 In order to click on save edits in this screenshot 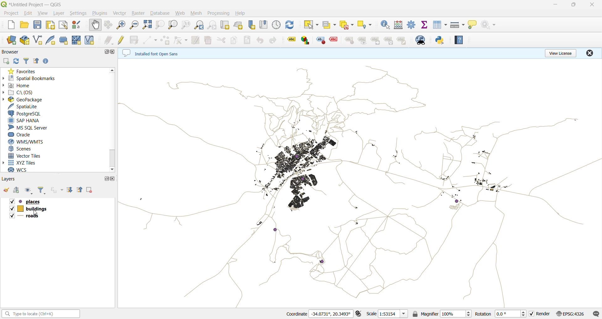, I will do `click(136, 39)`.